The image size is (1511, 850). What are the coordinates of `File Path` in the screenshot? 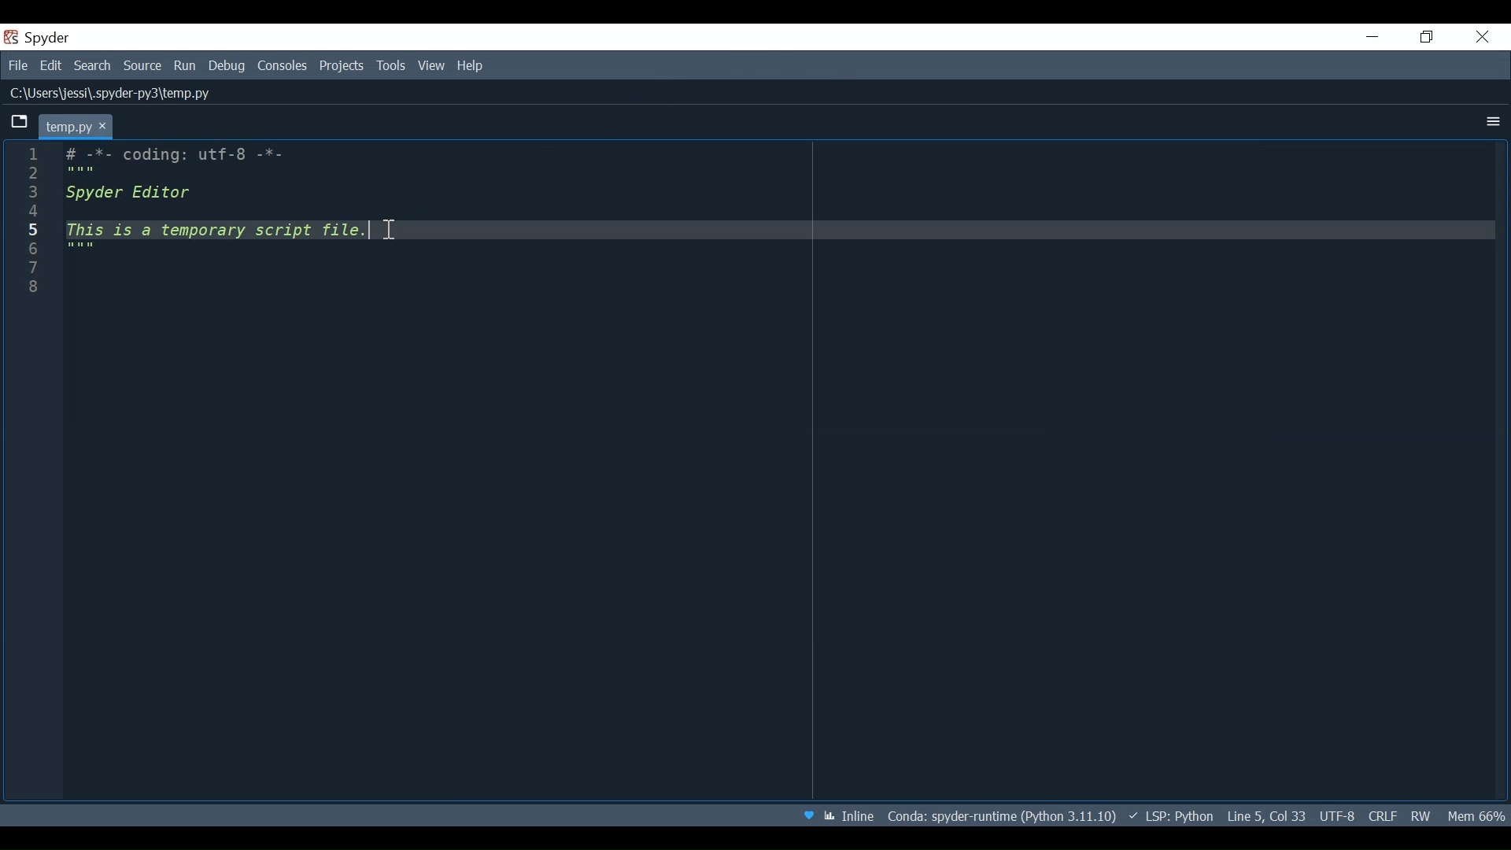 It's located at (113, 94).